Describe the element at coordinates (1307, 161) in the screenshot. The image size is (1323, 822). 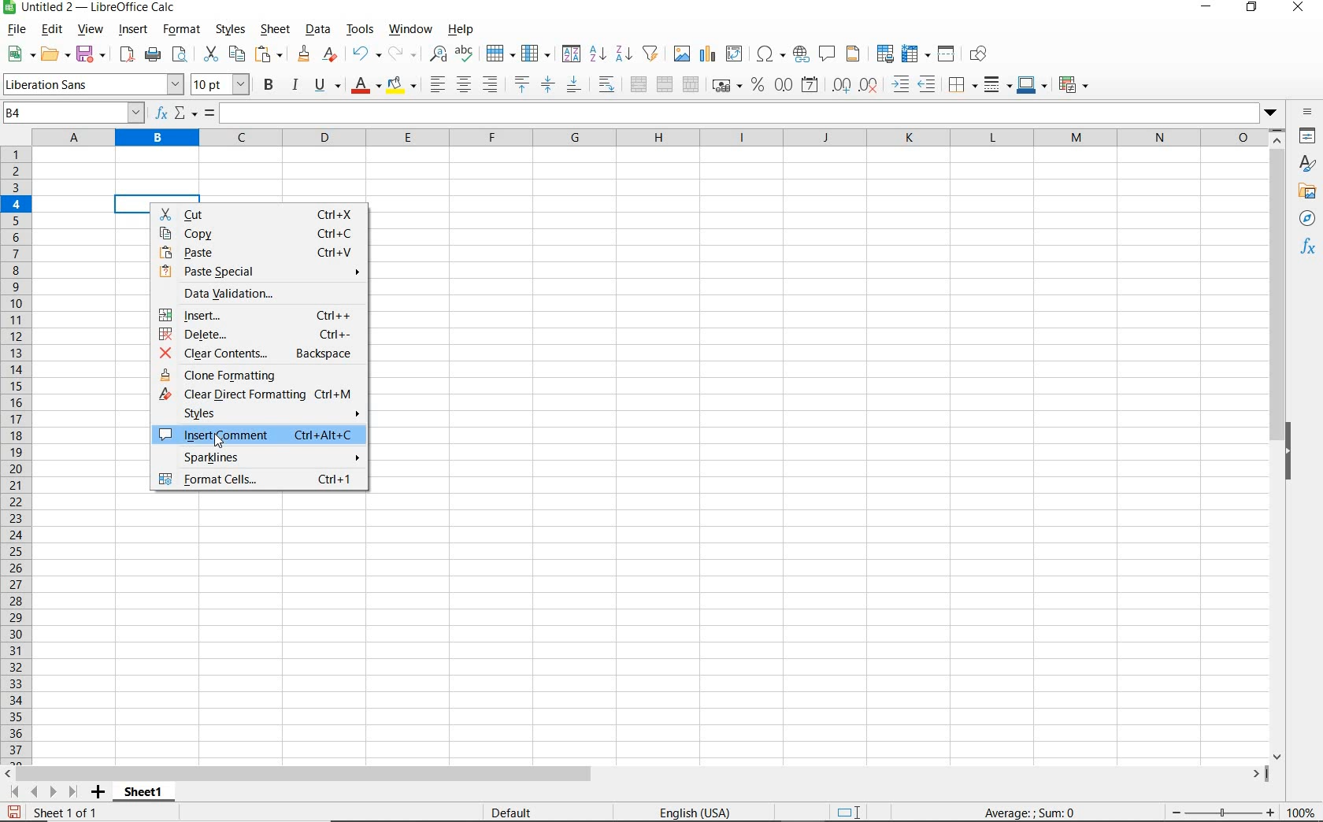
I see `styles` at that location.